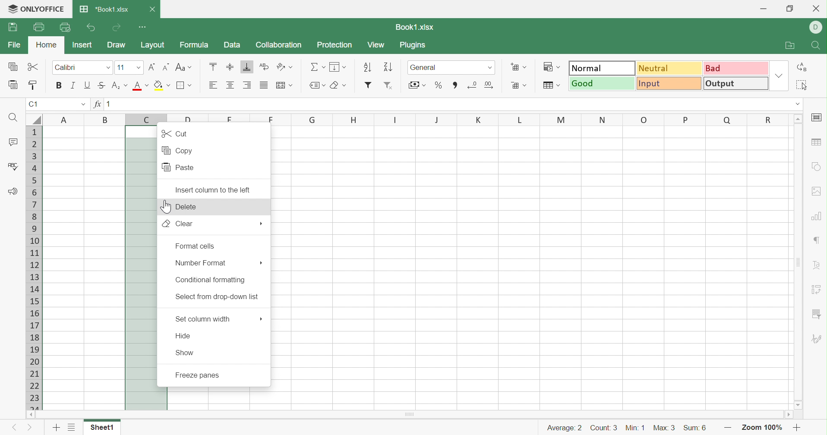 The width and height of the screenshot is (827, 435). Describe the element at coordinates (72, 85) in the screenshot. I see `Italic` at that location.